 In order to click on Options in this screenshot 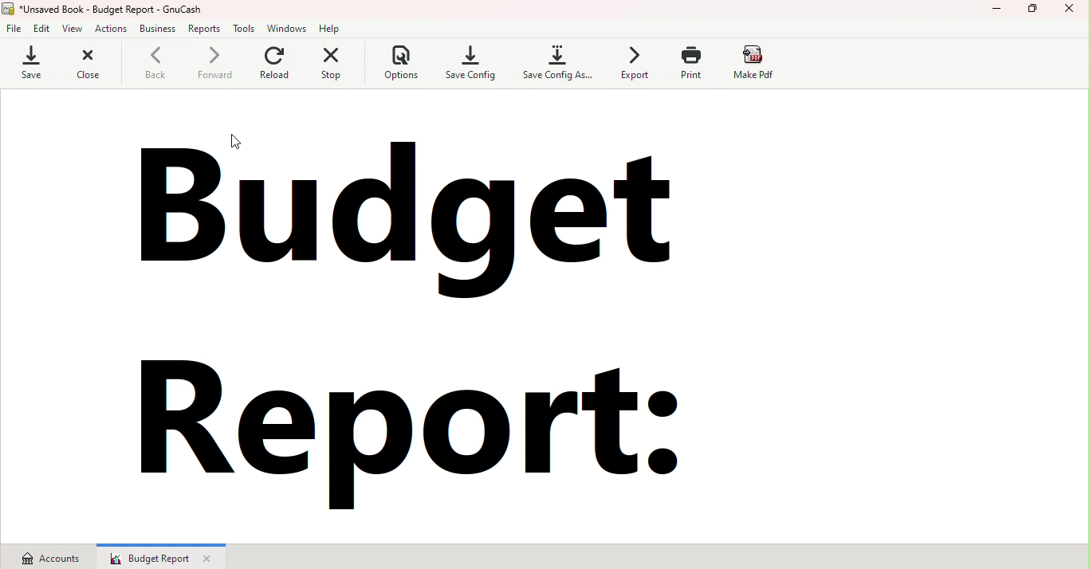, I will do `click(397, 65)`.